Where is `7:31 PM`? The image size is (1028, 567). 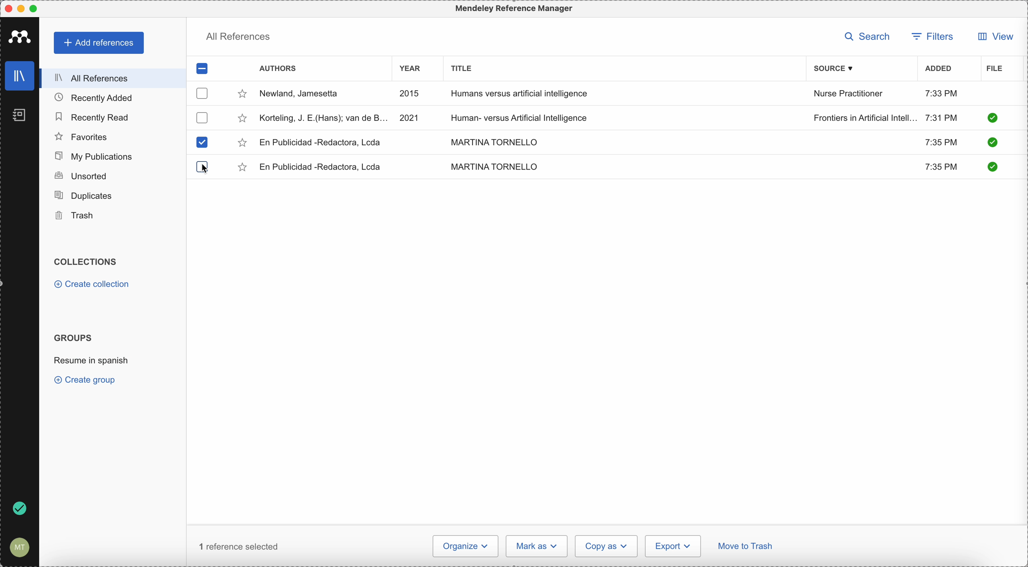 7:31 PM is located at coordinates (941, 117).